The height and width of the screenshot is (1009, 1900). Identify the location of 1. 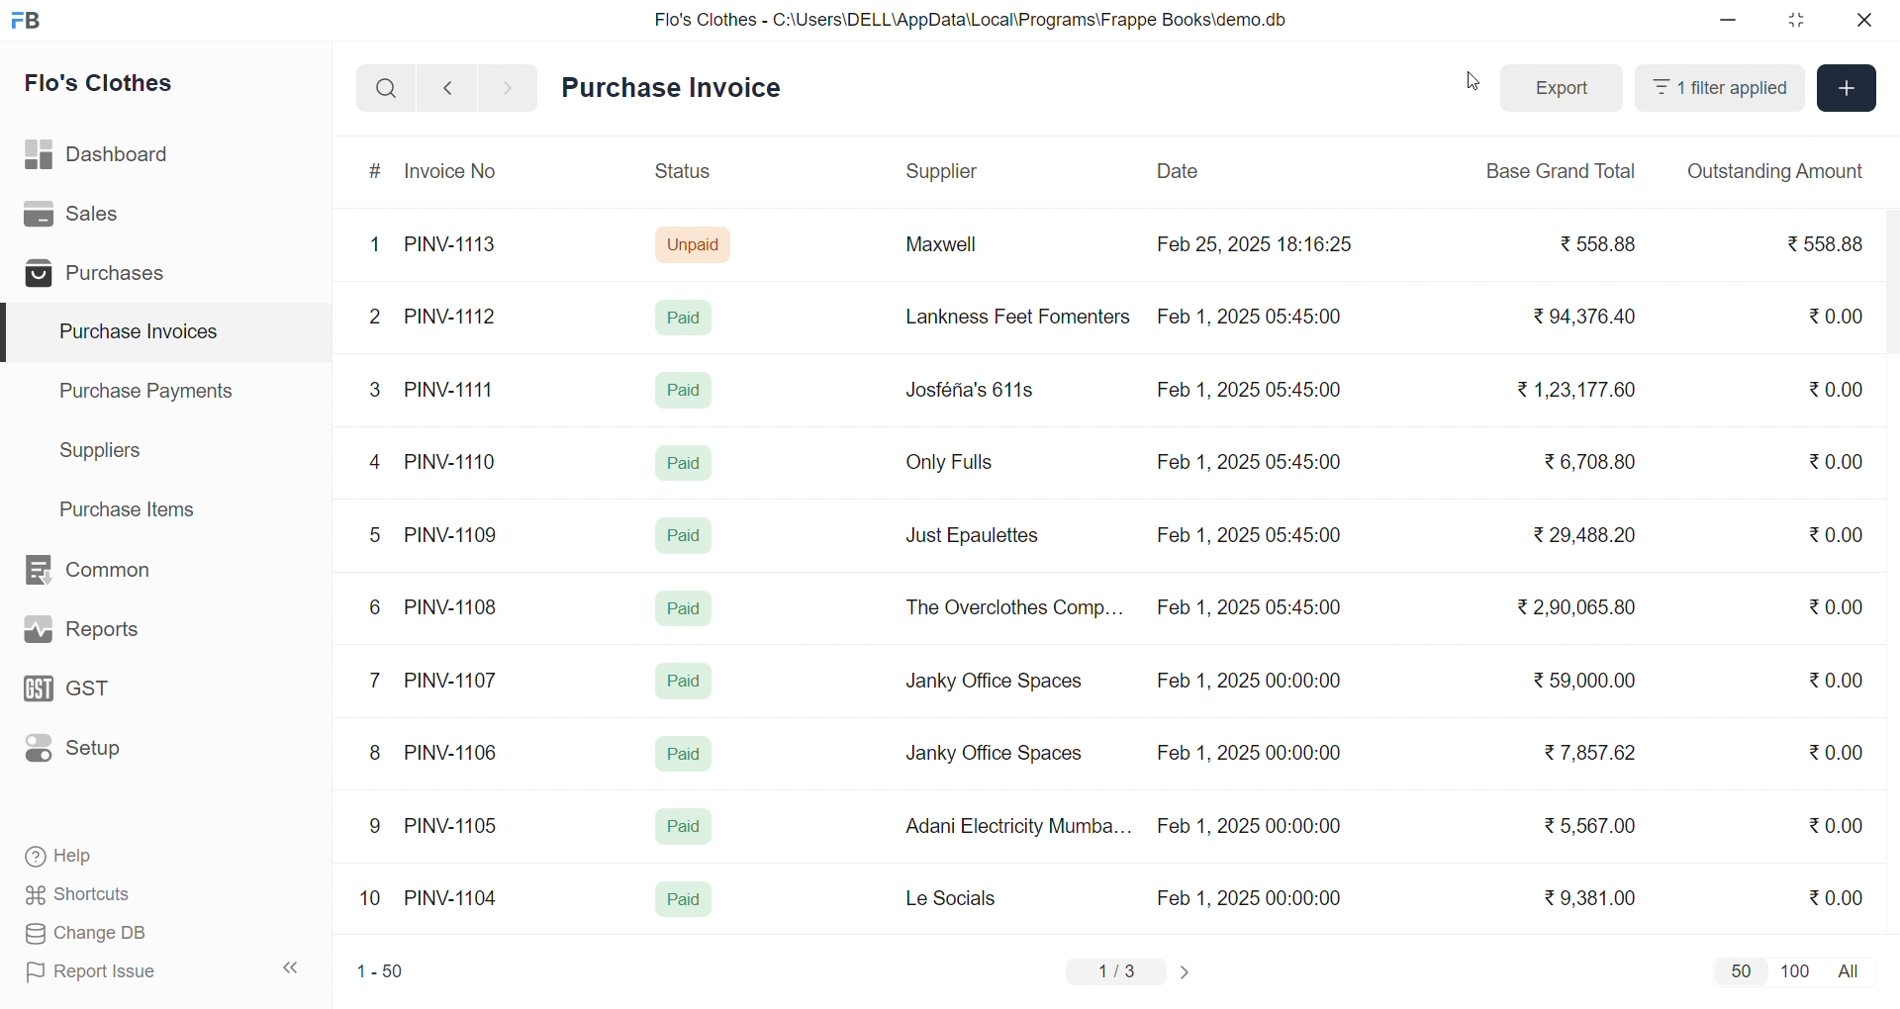
(379, 245).